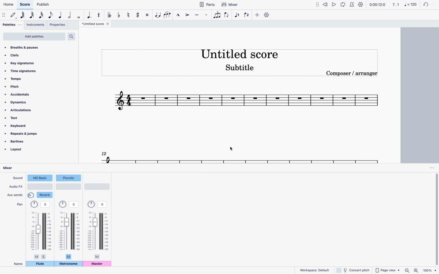 This screenshot has height=274, width=439. What do you see at coordinates (138, 16) in the screenshot?
I see `toggle sharp` at bounding box center [138, 16].